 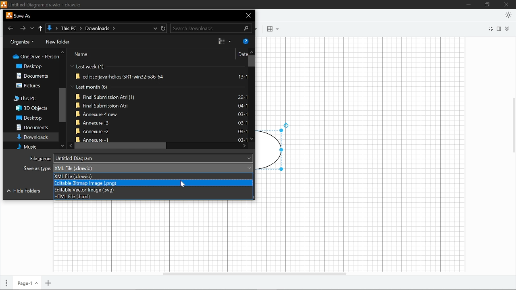 What do you see at coordinates (158, 102) in the screenshot?
I see `Files in "Downloads"` at bounding box center [158, 102].